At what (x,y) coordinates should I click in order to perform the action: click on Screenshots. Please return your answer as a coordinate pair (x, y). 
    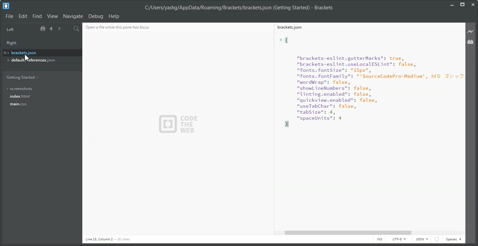
    Looking at the image, I should click on (40, 89).